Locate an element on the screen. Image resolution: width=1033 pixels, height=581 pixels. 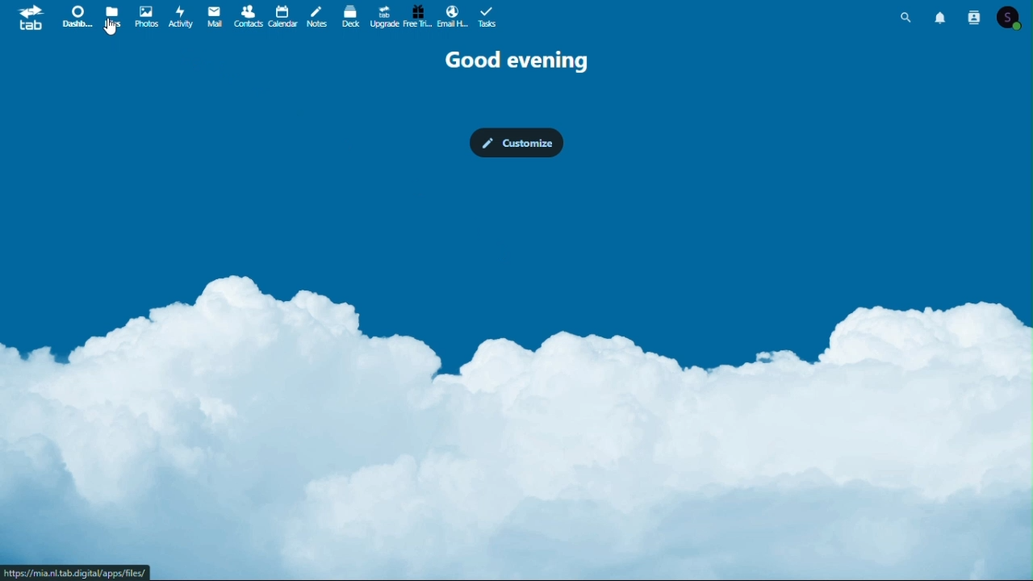
email hosting is located at coordinates (451, 15).